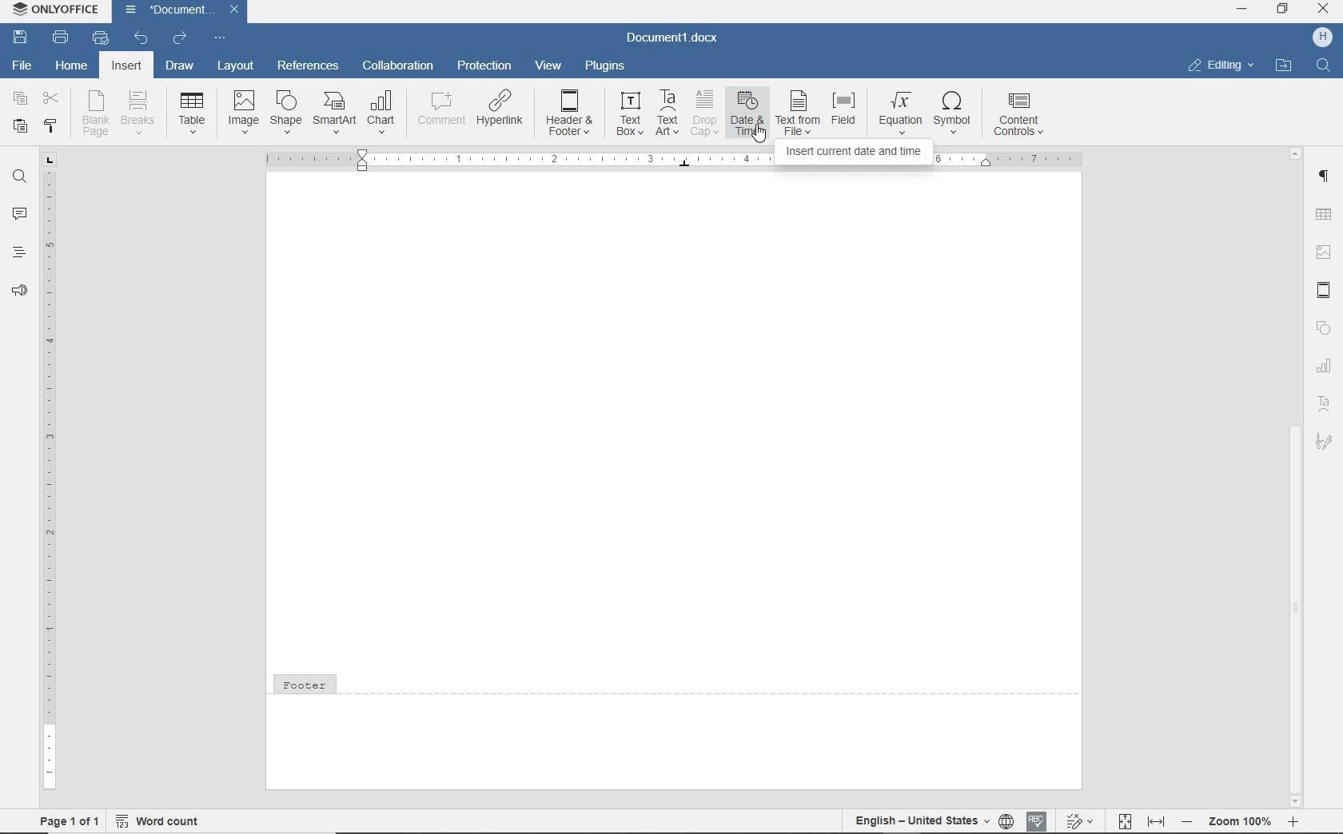 The height and width of the screenshot is (834, 1343). Describe the element at coordinates (668, 113) in the screenshot. I see `text art` at that location.